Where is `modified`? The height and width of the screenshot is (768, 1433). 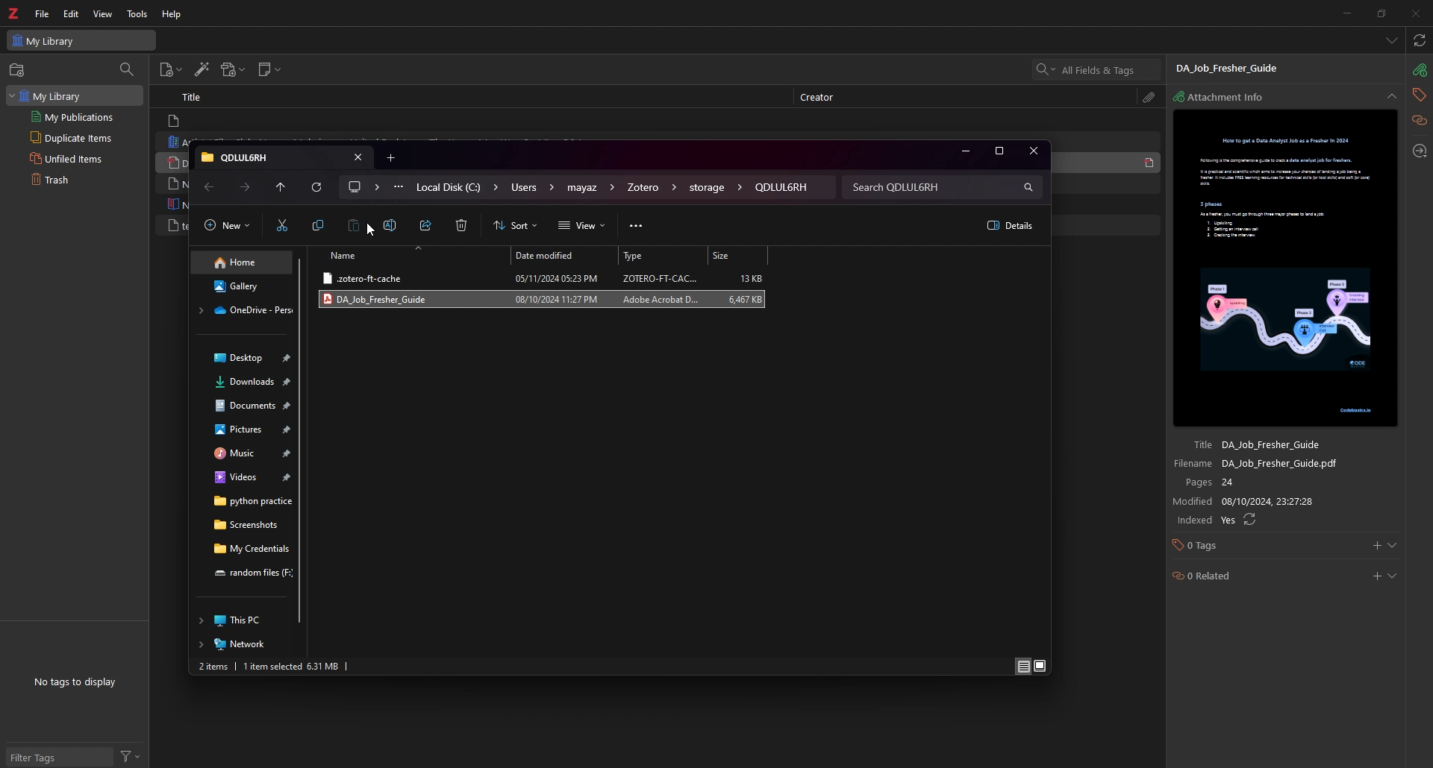
modified is located at coordinates (1276, 502).